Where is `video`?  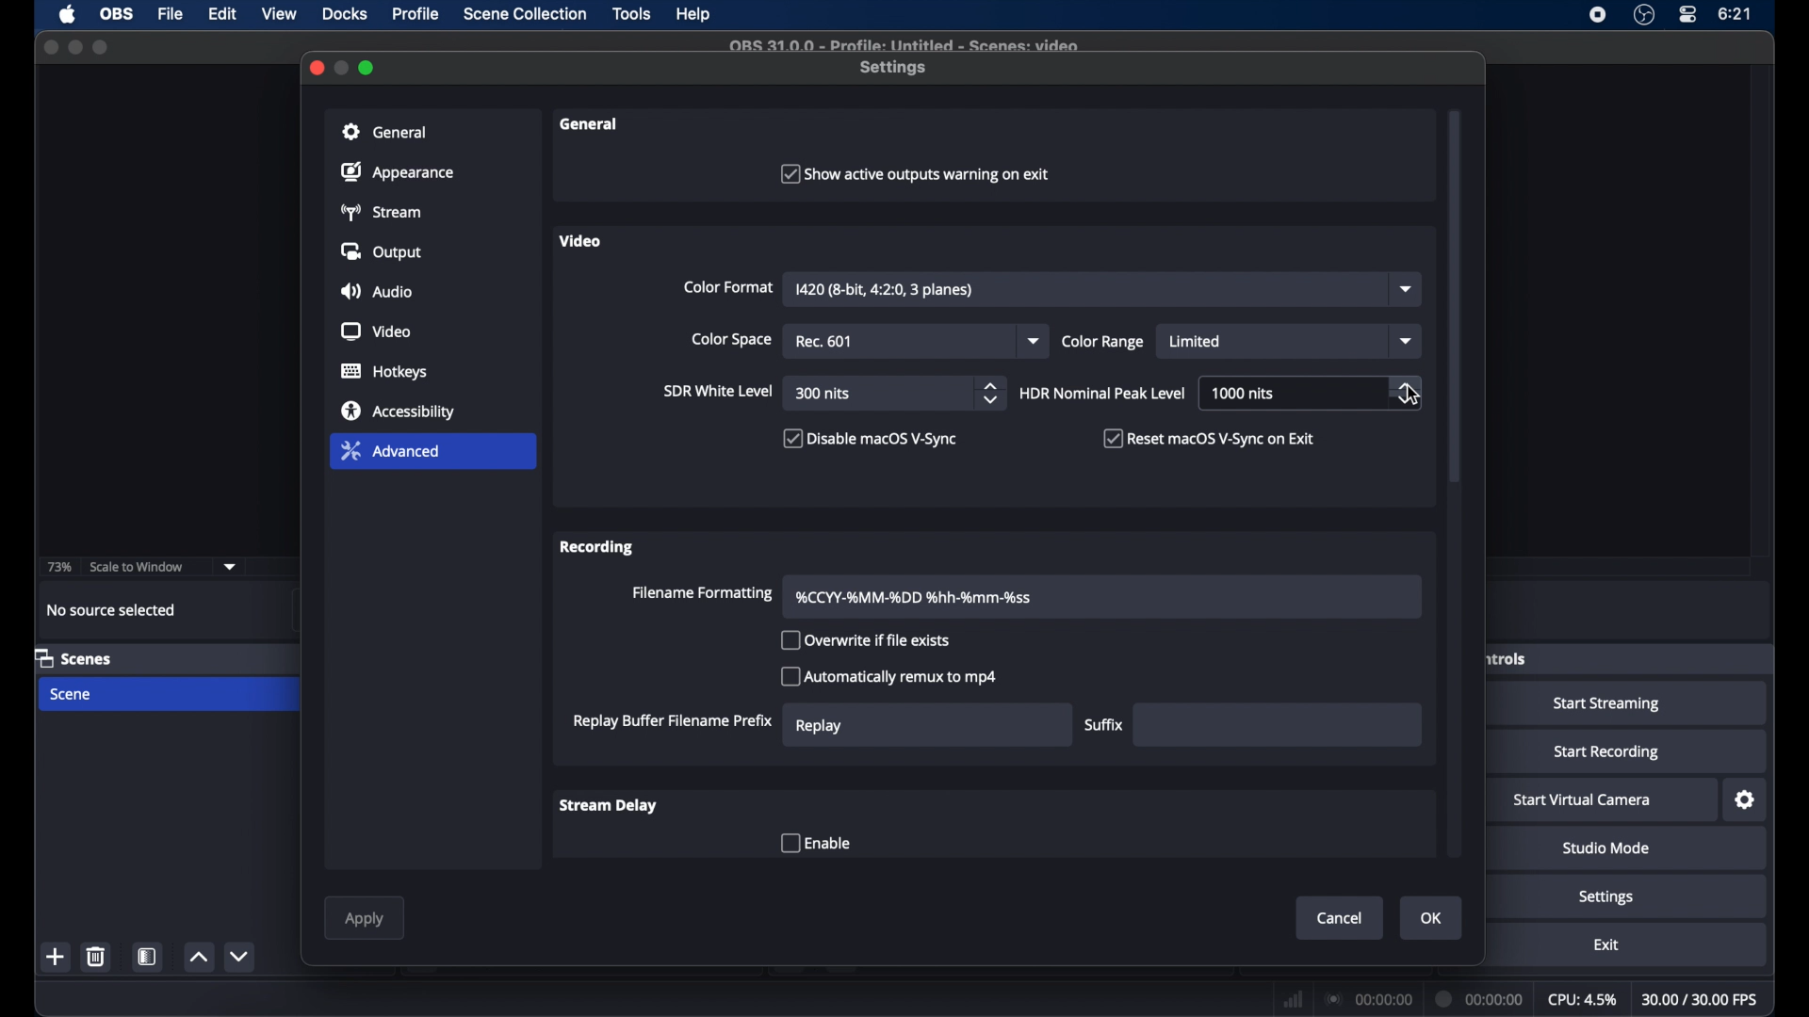 video is located at coordinates (375, 331).